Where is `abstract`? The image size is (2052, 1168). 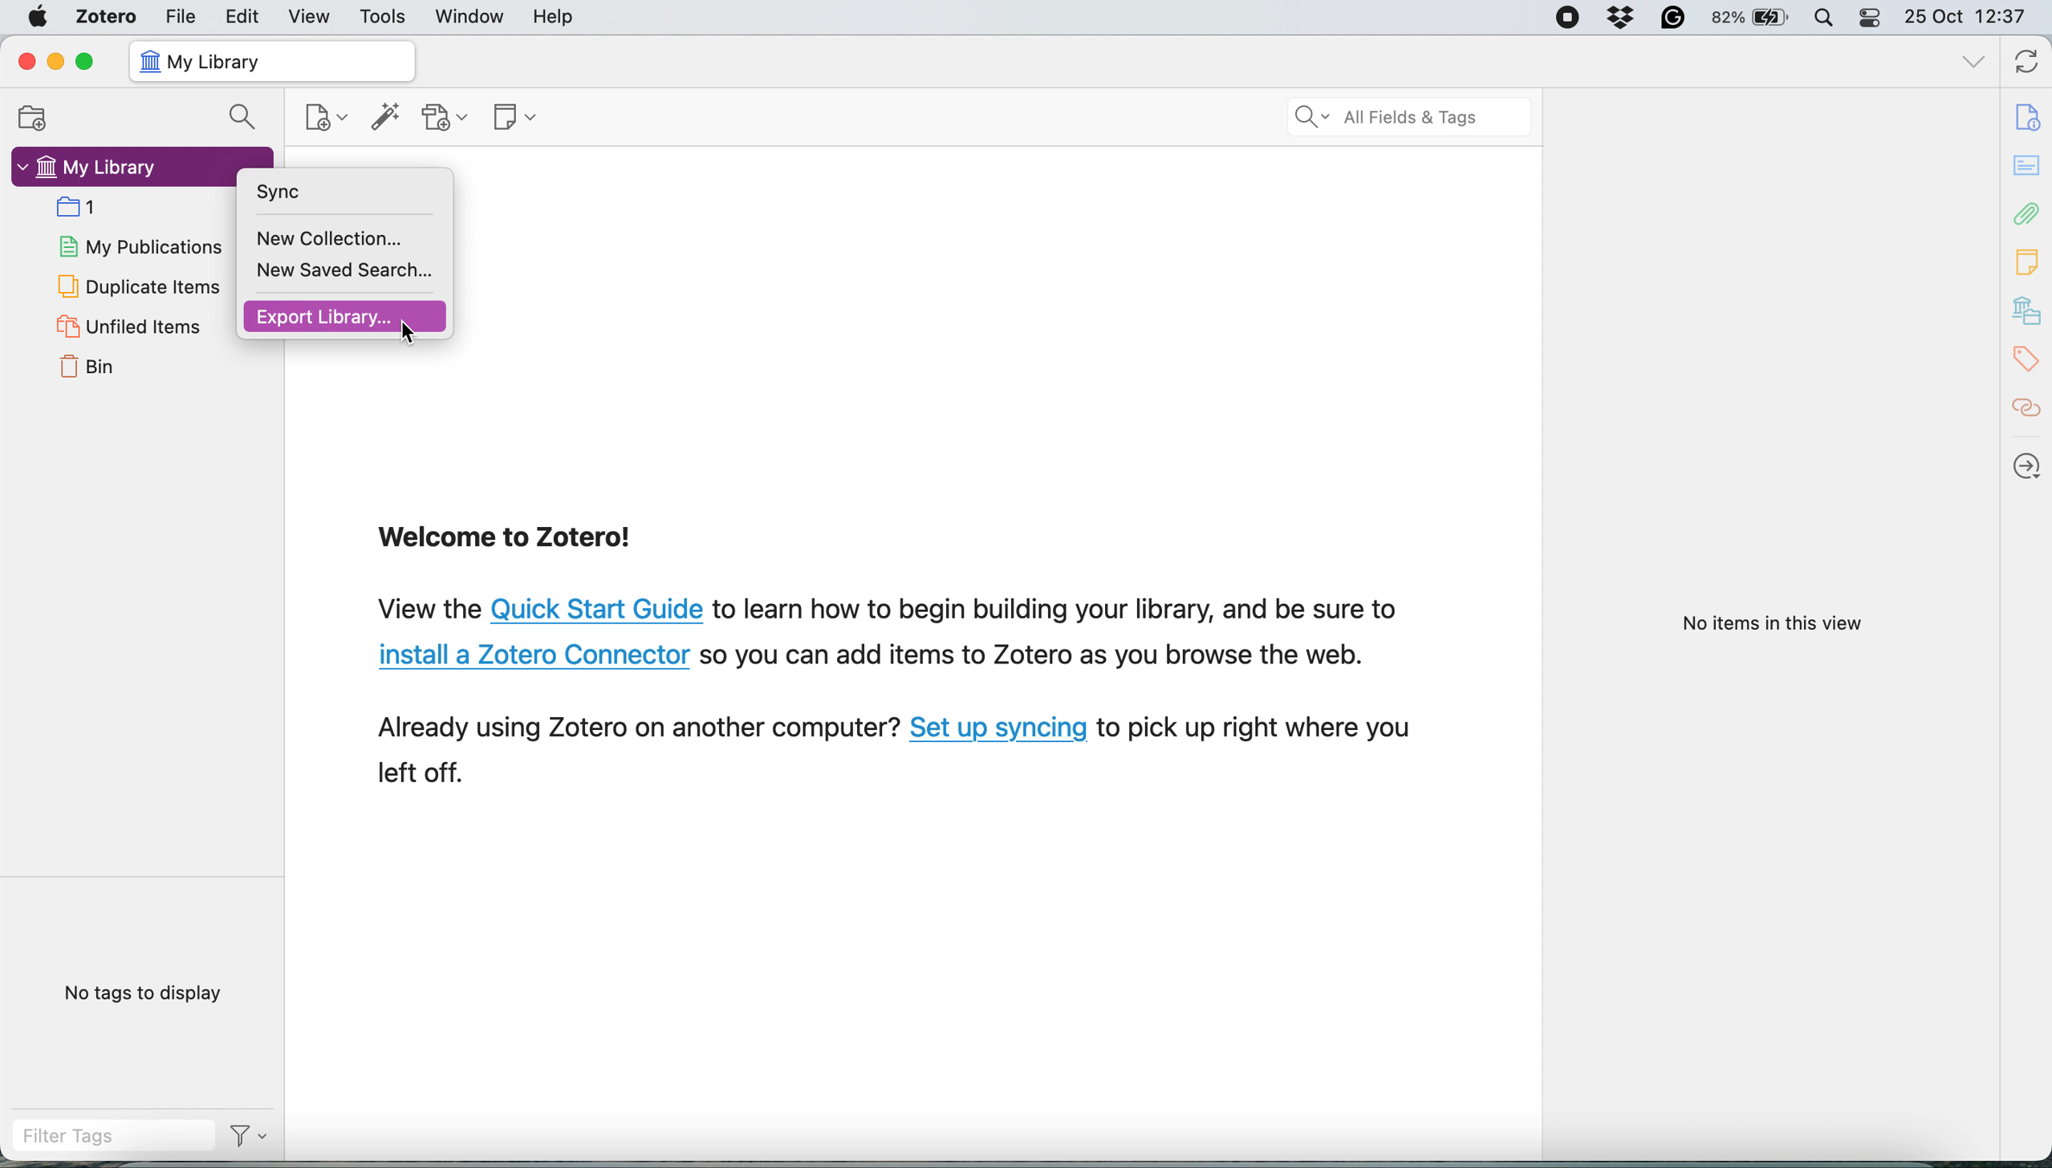
abstract is located at coordinates (2029, 165).